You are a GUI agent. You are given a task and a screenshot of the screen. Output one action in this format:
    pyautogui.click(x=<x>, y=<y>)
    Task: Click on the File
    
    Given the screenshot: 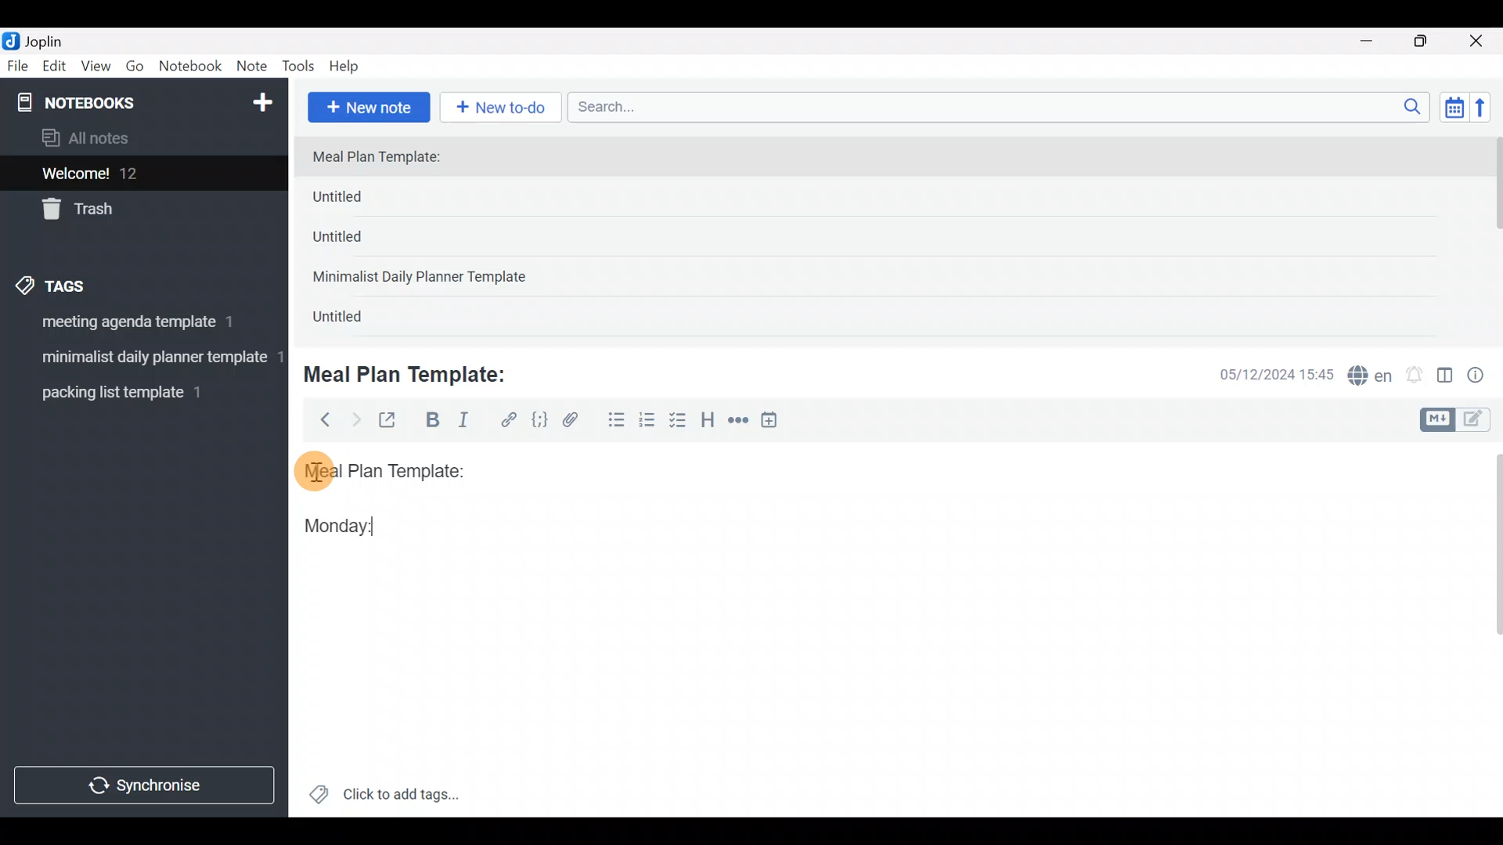 What is the action you would take?
    pyautogui.click(x=19, y=67)
    